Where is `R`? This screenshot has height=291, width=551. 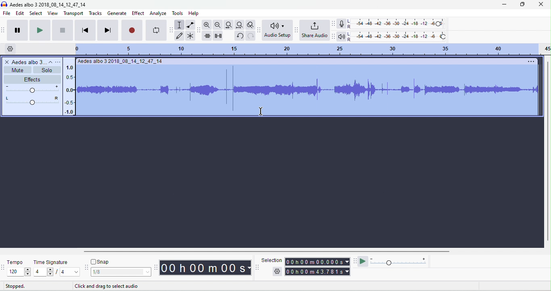 R is located at coordinates (350, 39).